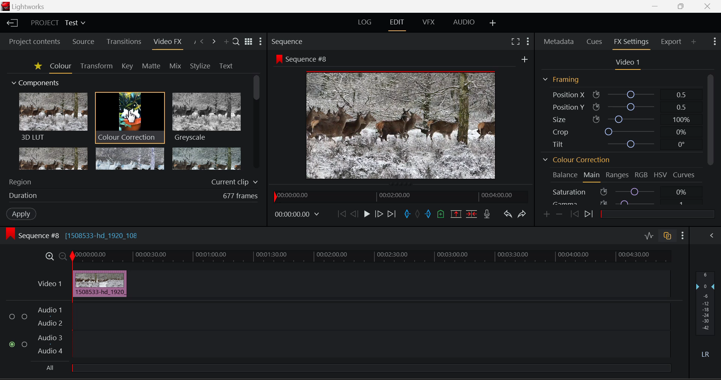 This screenshot has width=721, height=380. I want to click on Cursor MOUSE_DOWN on Colour Correction, so click(130, 117).